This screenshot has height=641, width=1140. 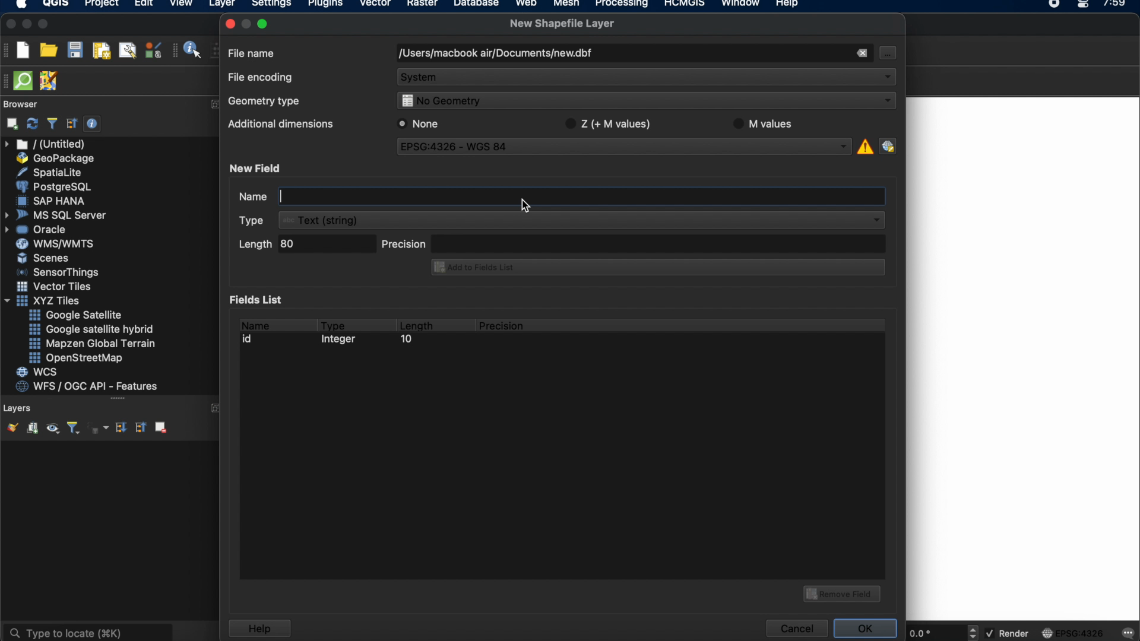 What do you see at coordinates (844, 592) in the screenshot?
I see `remove field` at bounding box center [844, 592].